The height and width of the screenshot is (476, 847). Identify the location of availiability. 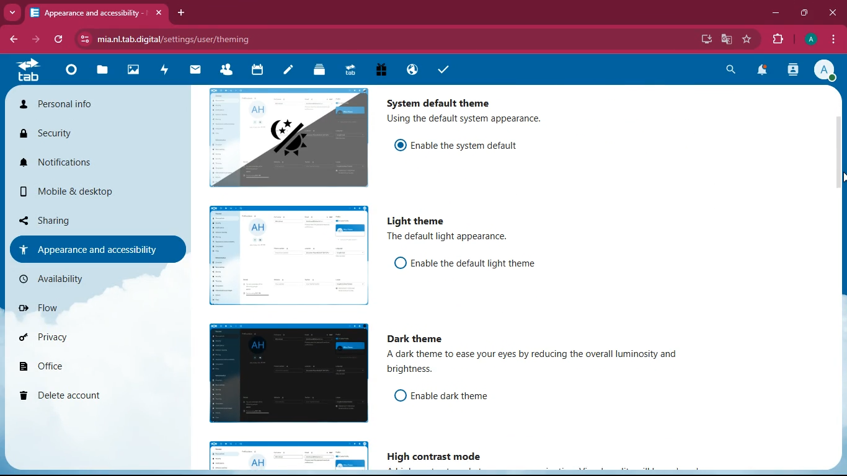
(81, 279).